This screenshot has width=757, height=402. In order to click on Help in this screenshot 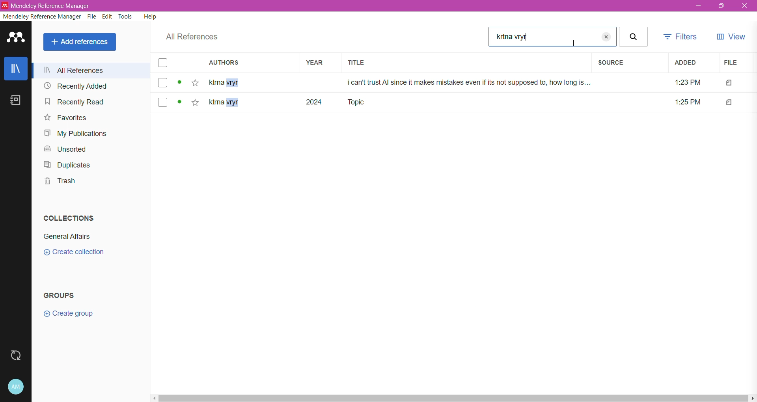, I will do `click(150, 17)`.